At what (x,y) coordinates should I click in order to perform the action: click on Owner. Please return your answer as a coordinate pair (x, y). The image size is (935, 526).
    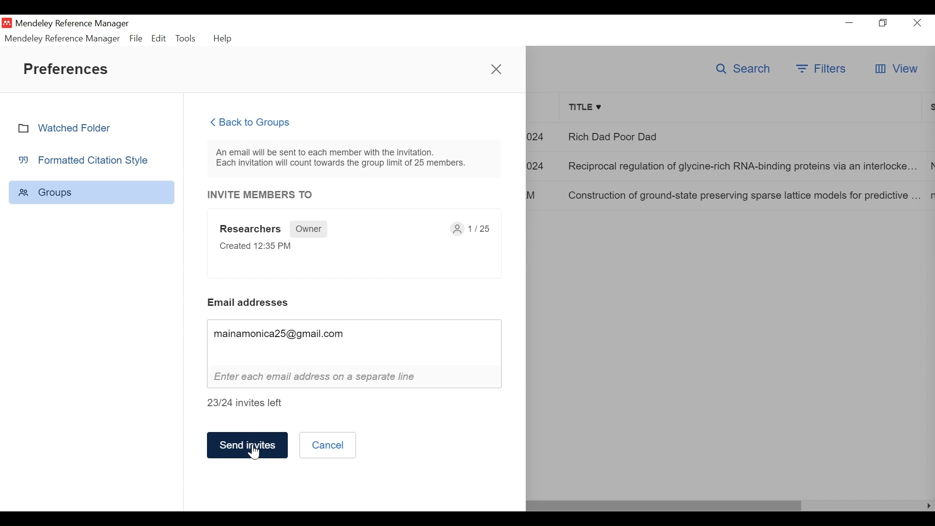
    Looking at the image, I should click on (309, 229).